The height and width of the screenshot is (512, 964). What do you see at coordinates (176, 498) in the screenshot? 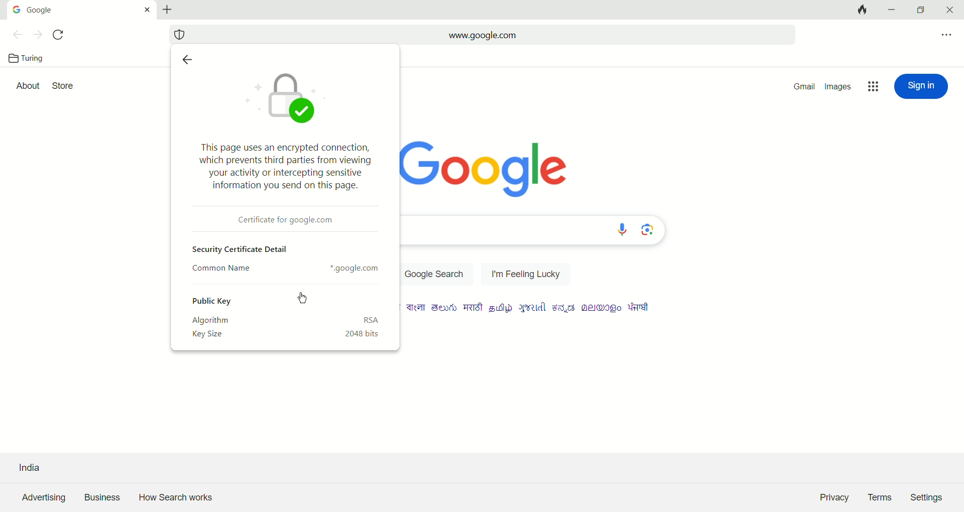
I see `How search works` at bounding box center [176, 498].